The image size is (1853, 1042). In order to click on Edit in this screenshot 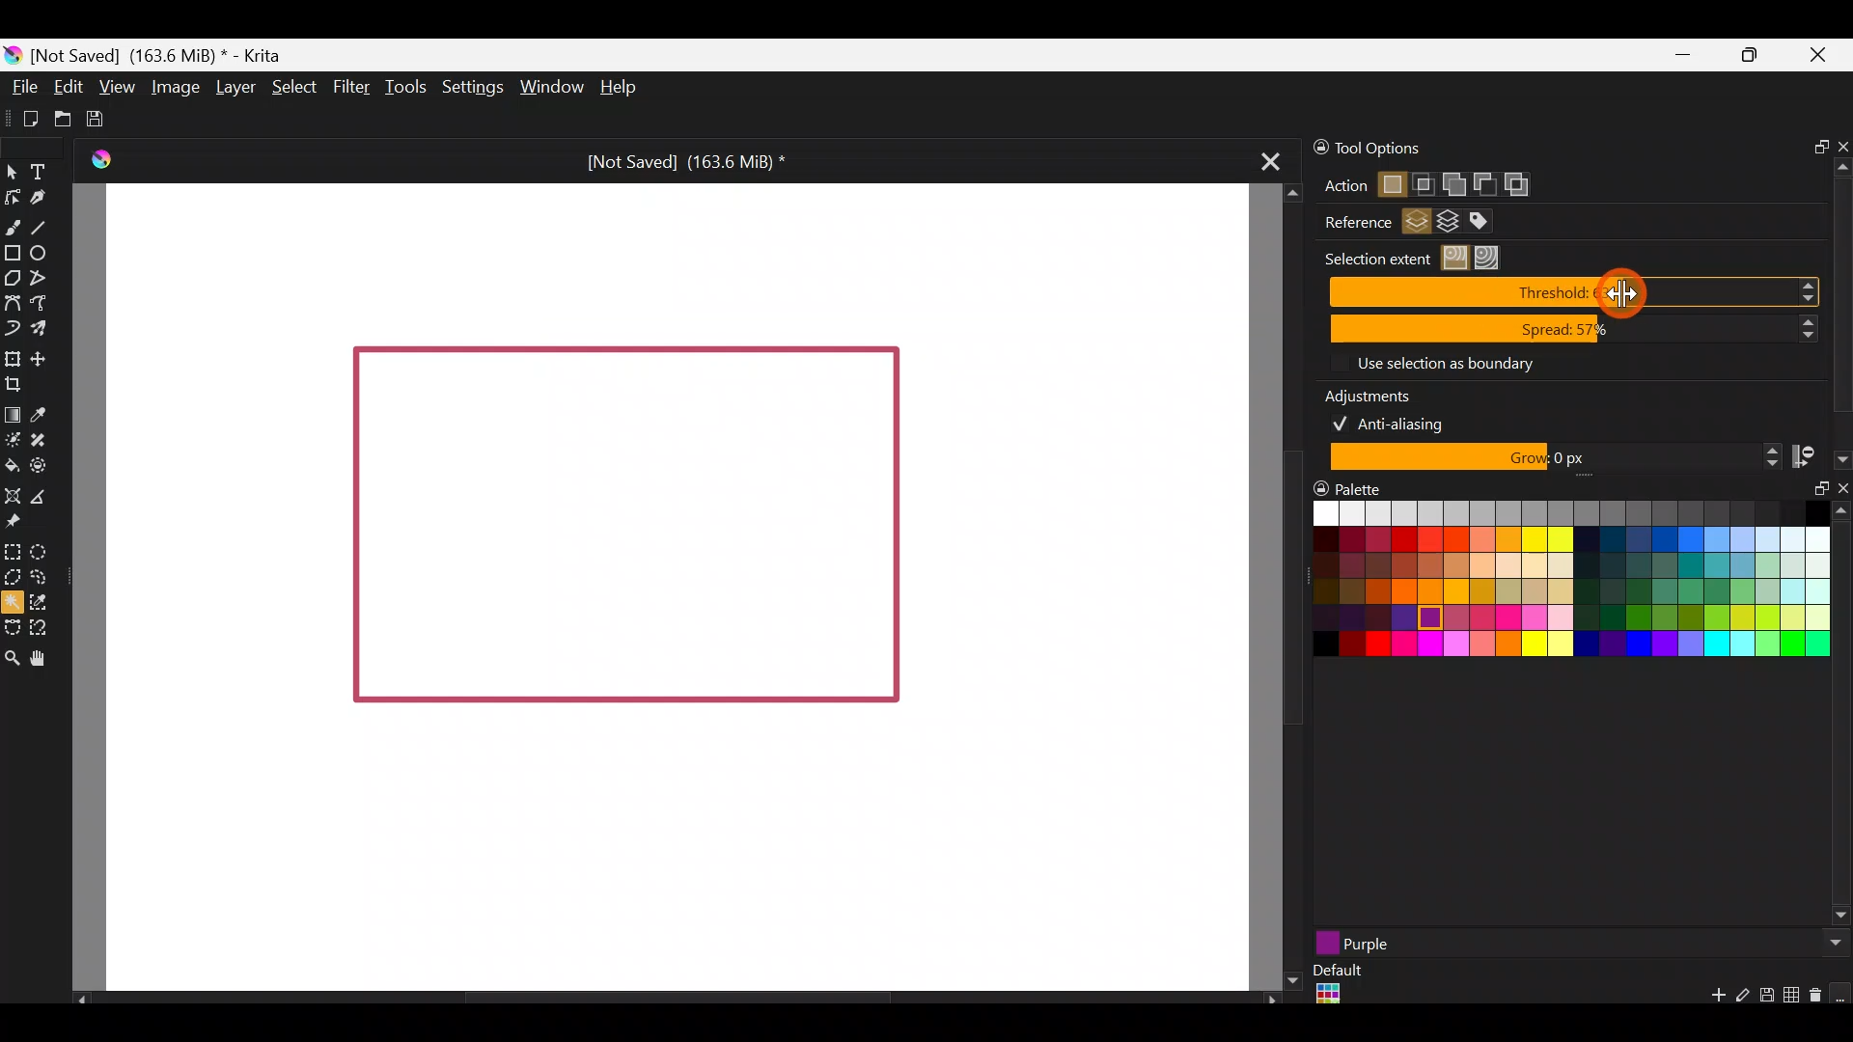, I will do `click(68, 88)`.